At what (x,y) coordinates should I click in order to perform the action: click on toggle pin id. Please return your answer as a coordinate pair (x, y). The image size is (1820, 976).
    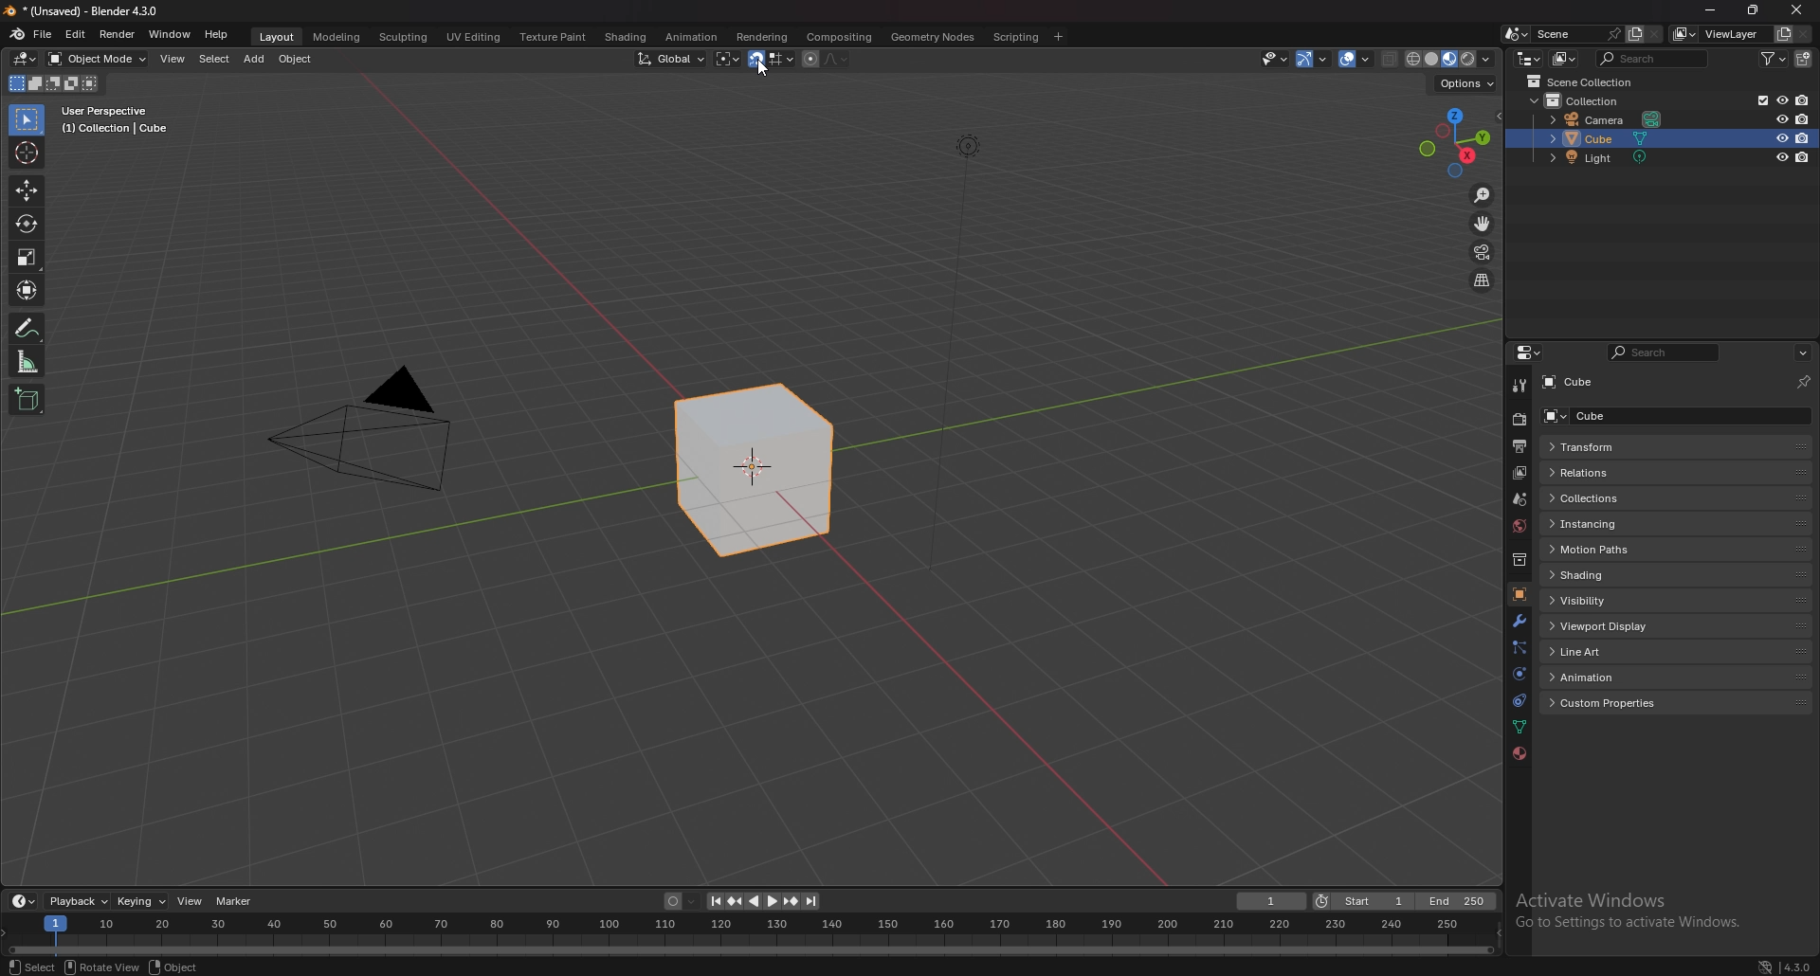
    Looking at the image, I should click on (1804, 379).